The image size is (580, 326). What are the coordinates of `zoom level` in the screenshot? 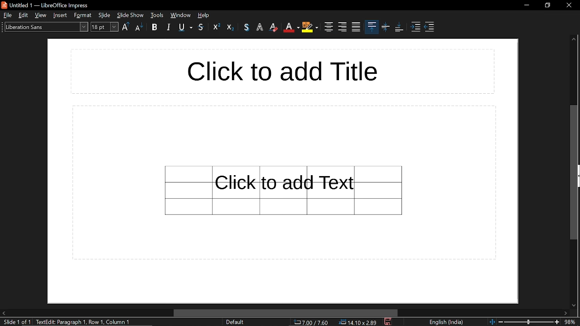 It's located at (571, 321).